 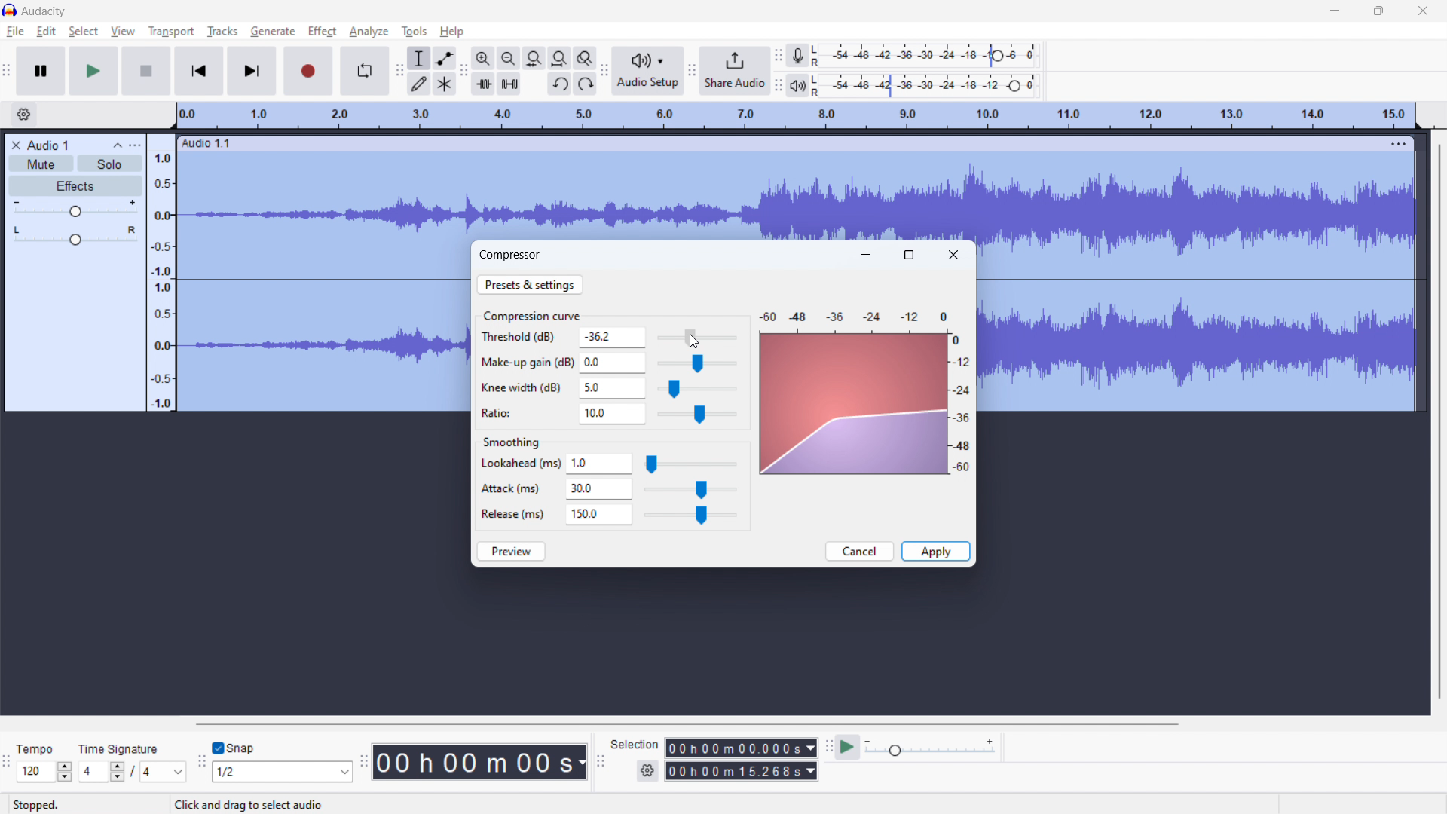 What do you see at coordinates (685, 724) in the screenshot?
I see `horizontal scrollbar` at bounding box center [685, 724].